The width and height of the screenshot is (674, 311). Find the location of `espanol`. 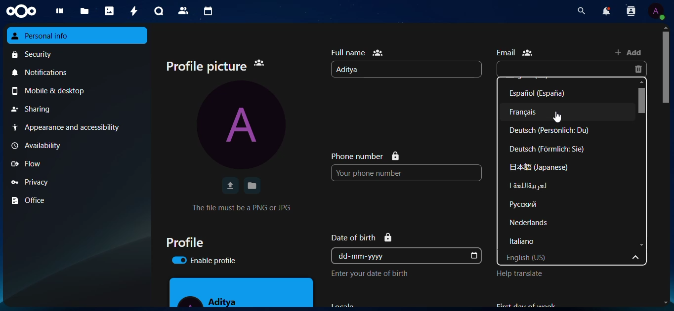

espanol is located at coordinates (544, 93).